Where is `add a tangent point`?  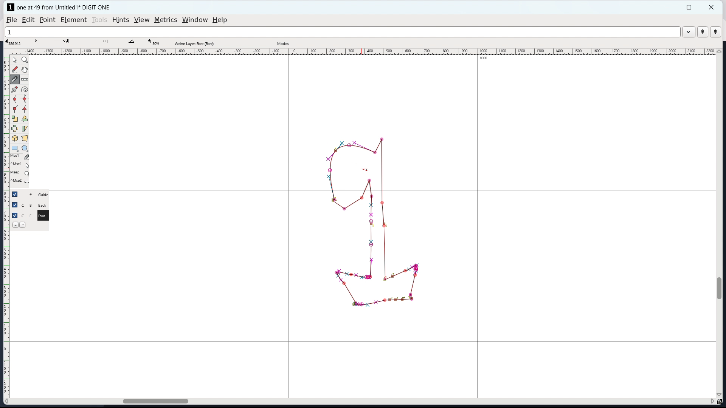
add a tangent point is located at coordinates (25, 109).